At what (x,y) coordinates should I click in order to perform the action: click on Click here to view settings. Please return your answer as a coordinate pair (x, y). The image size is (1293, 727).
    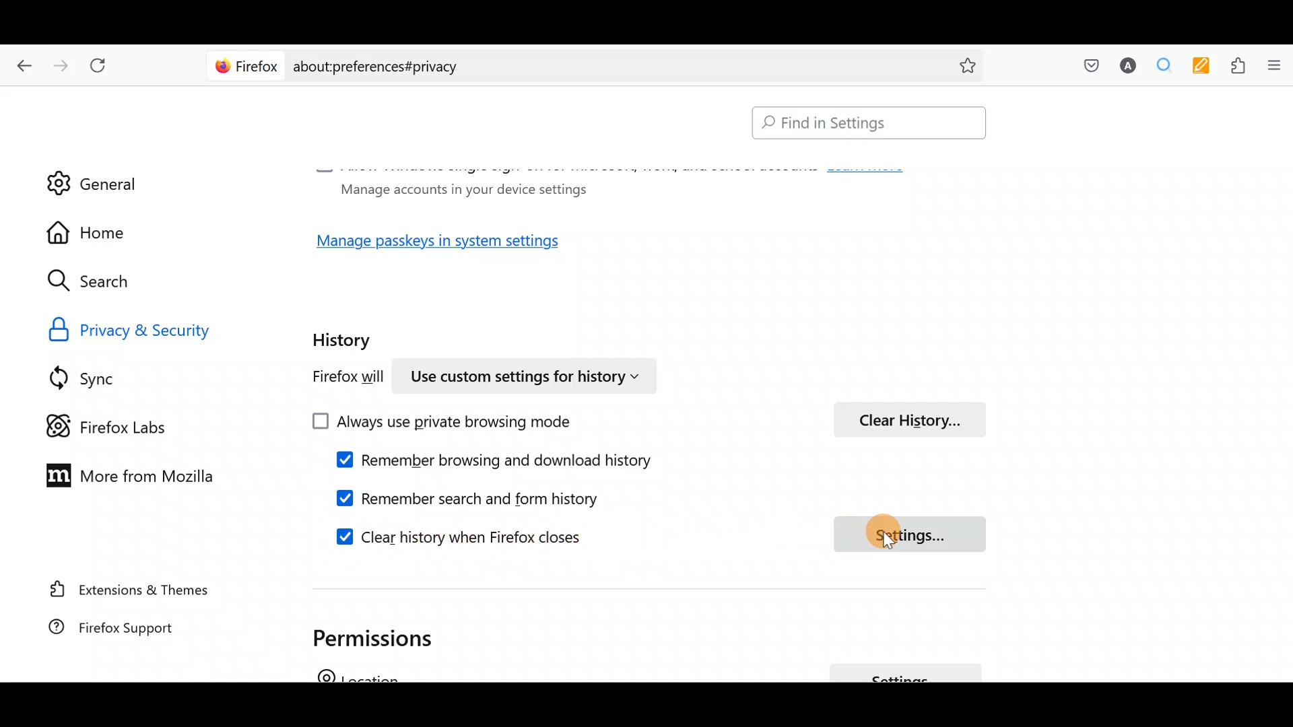
    Looking at the image, I should click on (907, 535).